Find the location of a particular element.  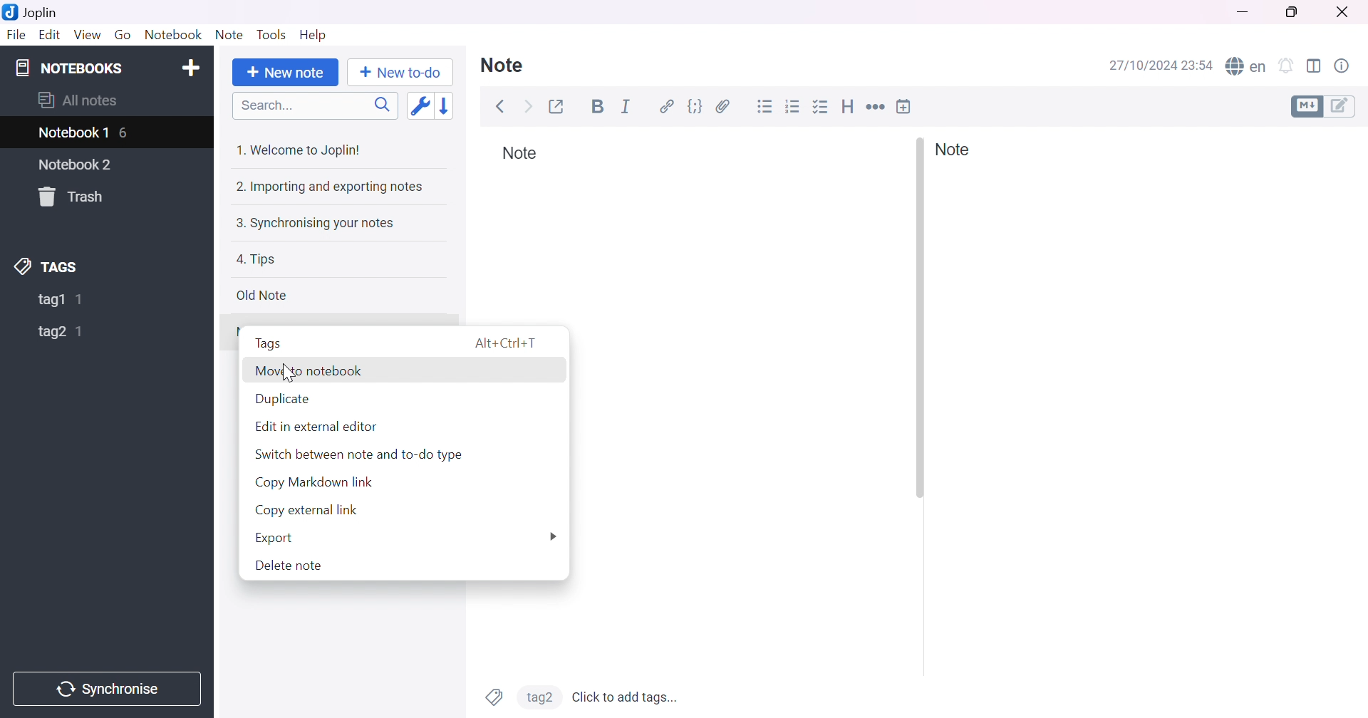

tag2 is located at coordinates (538, 696).